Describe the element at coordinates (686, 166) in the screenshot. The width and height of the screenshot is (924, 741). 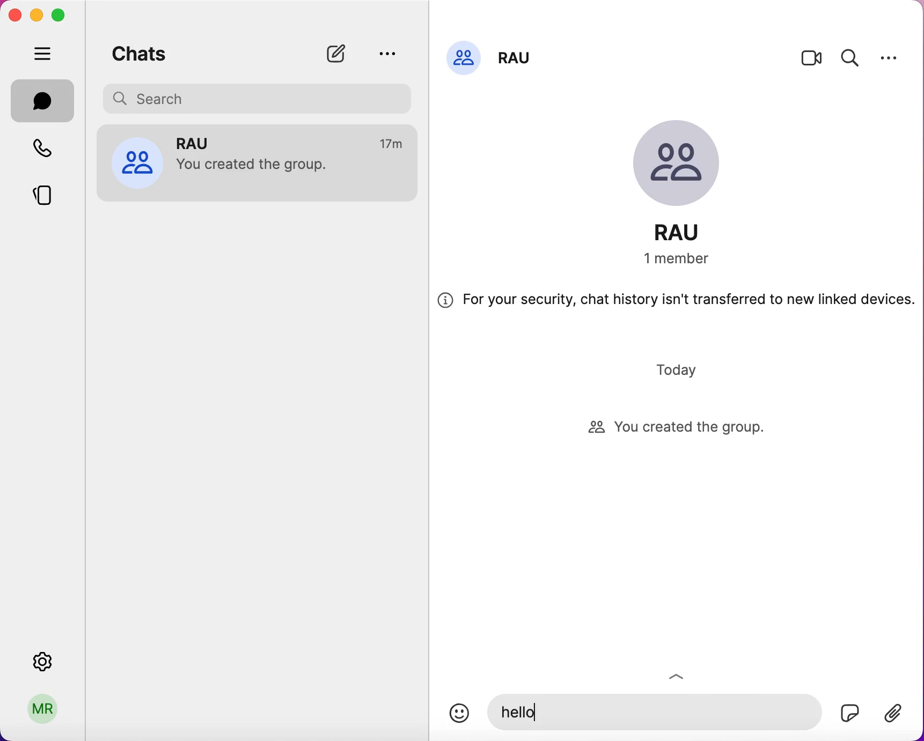
I see `group picture` at that location.